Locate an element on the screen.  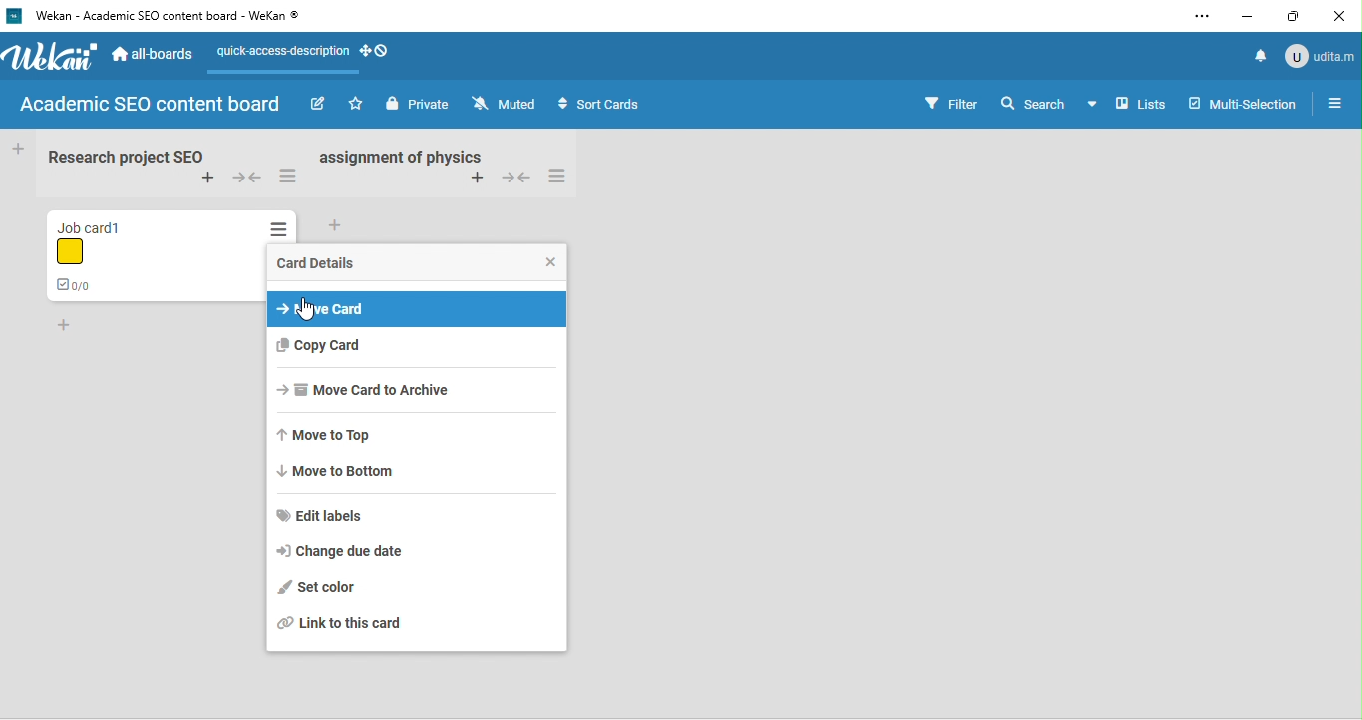
close is located at coordinates (1347, 15).